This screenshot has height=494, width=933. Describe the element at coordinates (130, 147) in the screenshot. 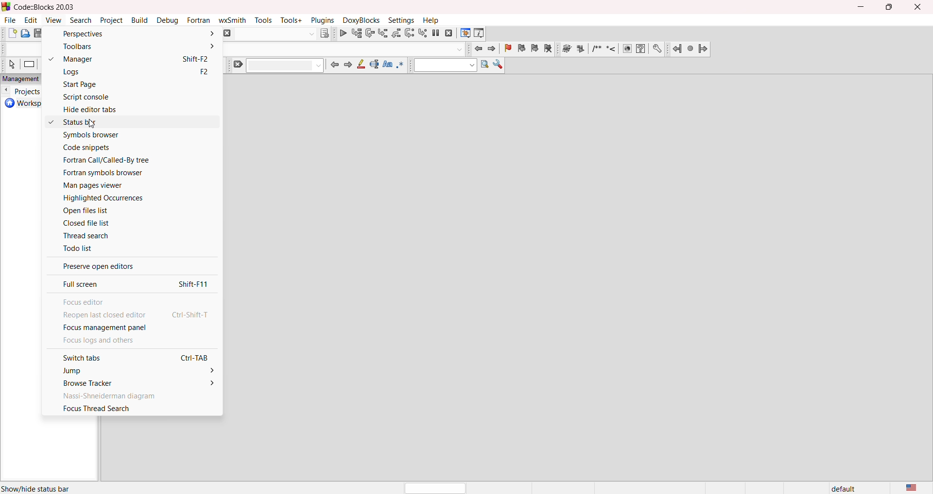

I see `code snippets` at that location.